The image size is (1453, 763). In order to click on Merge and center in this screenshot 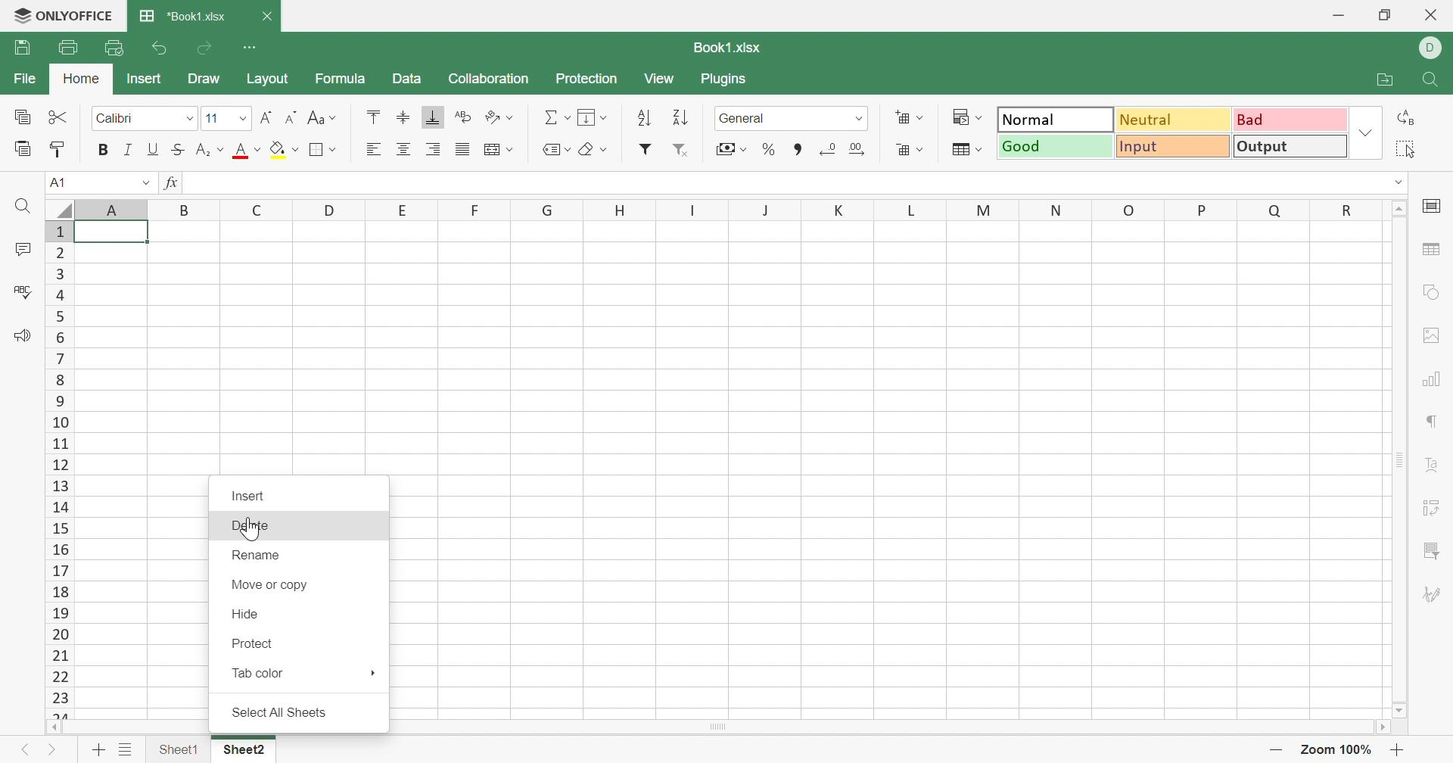, I will do `click(494, 149)`.